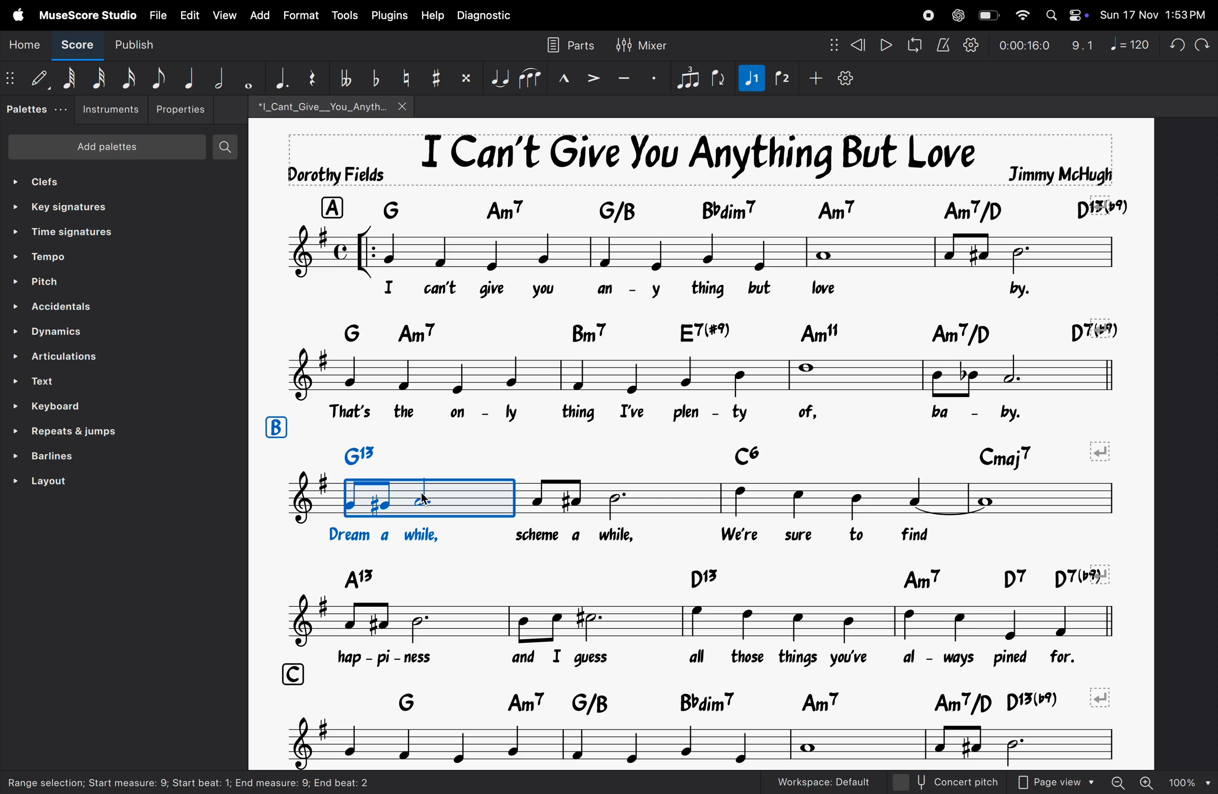  I want to click on plugins, so click(388, 15).